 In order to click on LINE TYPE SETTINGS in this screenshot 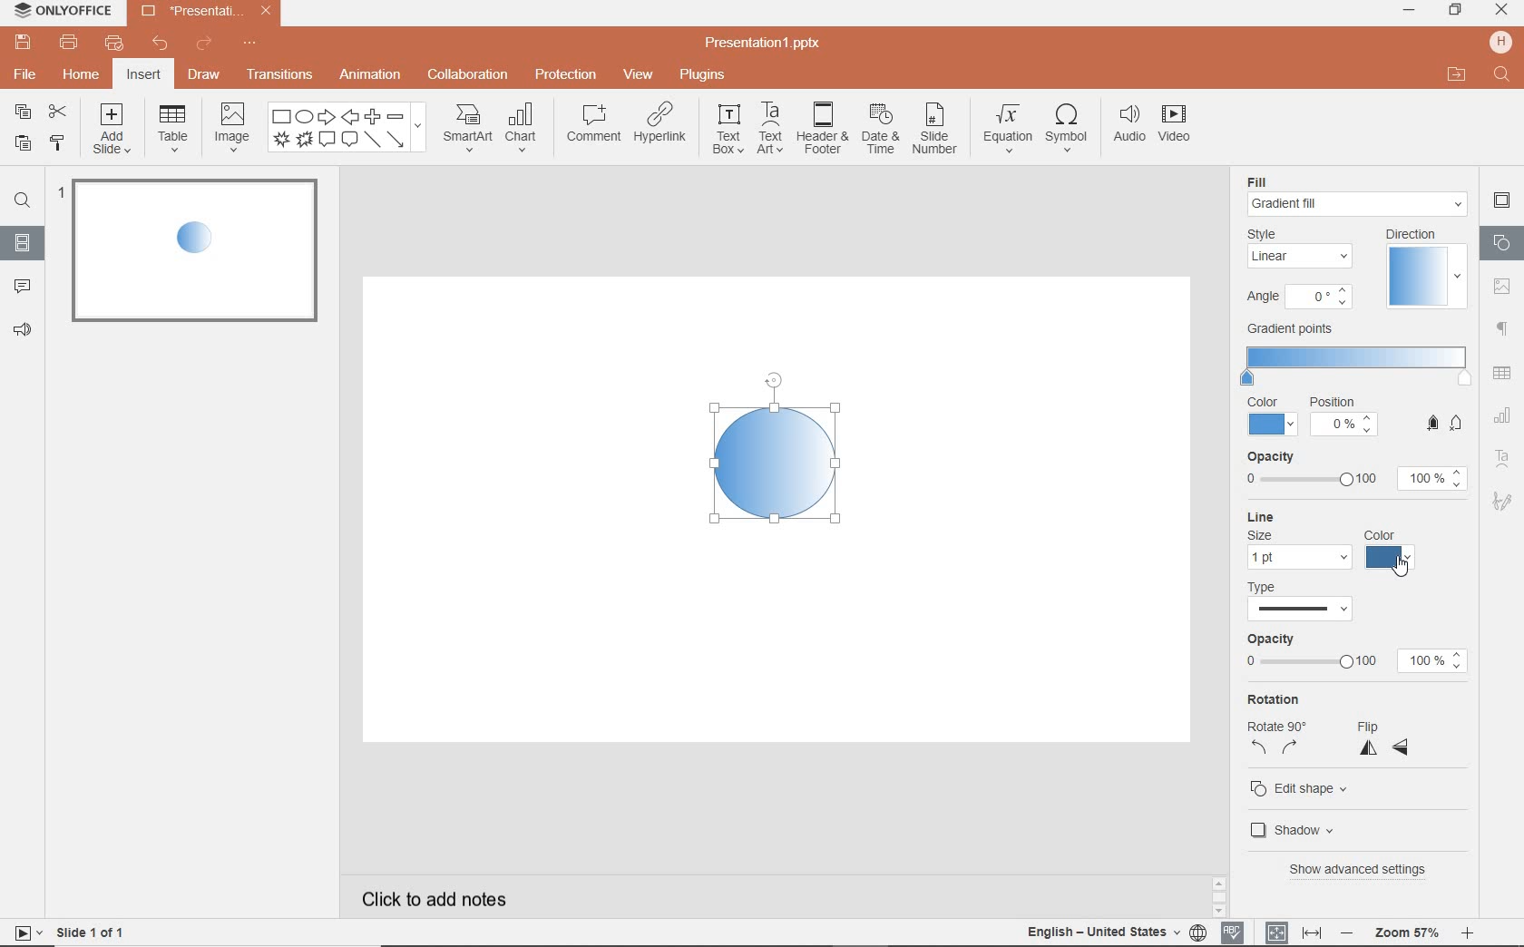, I will do `click(1304, 600)`.